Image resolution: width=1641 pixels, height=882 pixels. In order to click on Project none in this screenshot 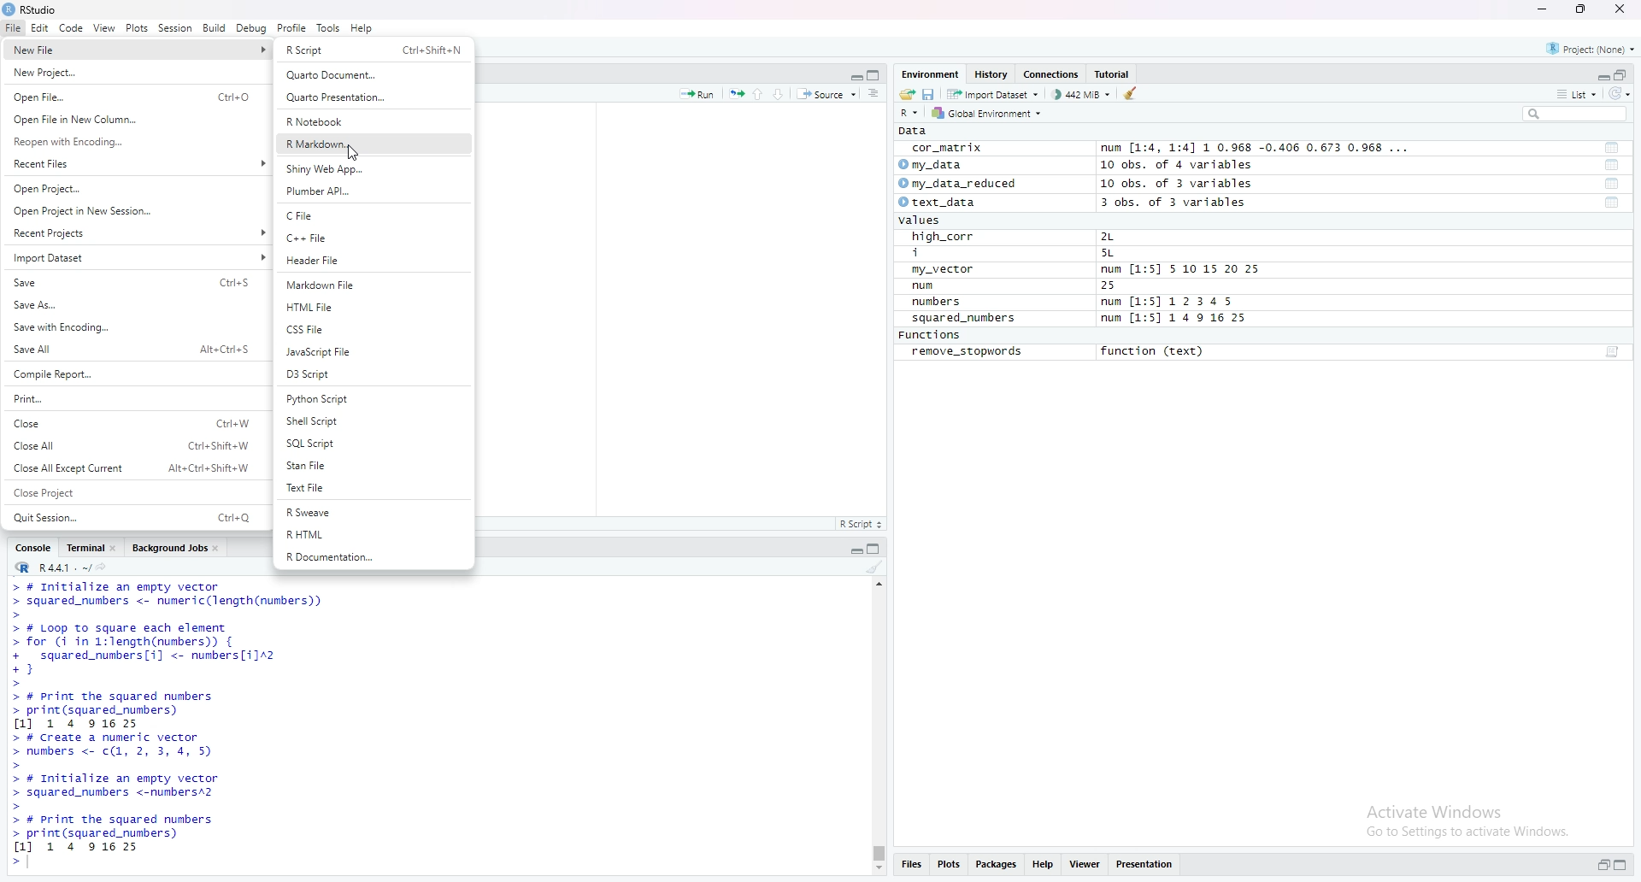, I will do `click(1591, 47)`.